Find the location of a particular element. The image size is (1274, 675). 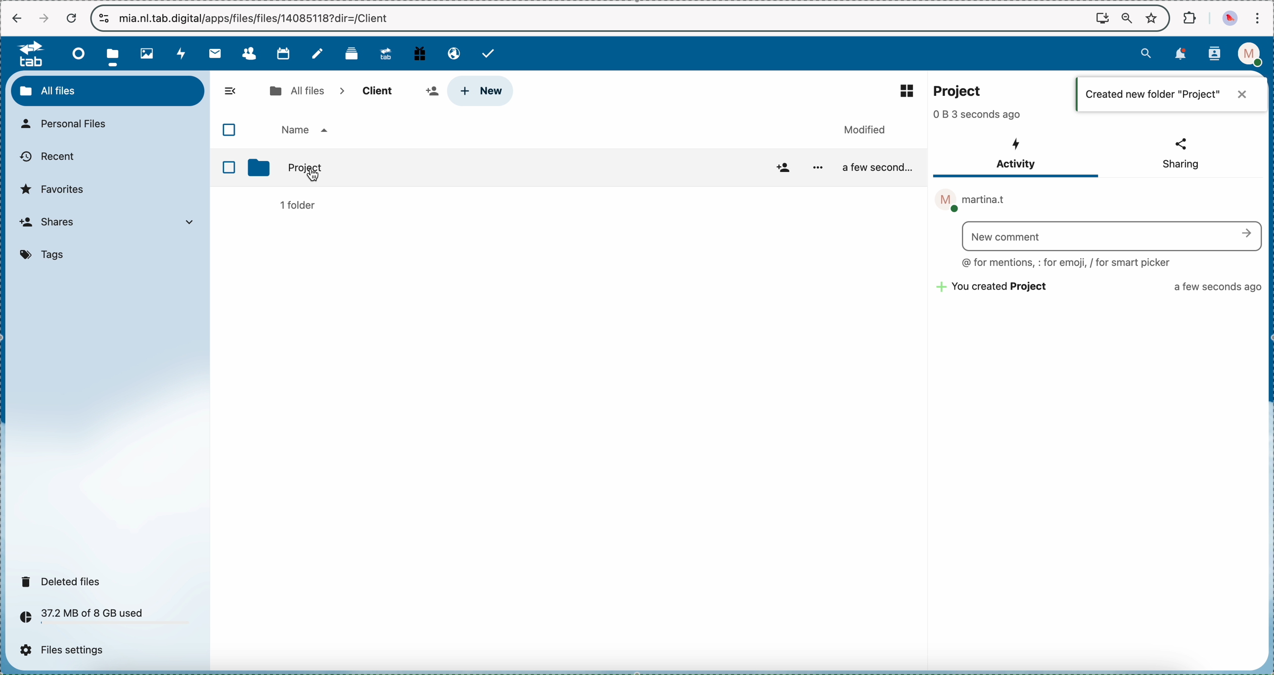

free is located at coordinates (420, 52).